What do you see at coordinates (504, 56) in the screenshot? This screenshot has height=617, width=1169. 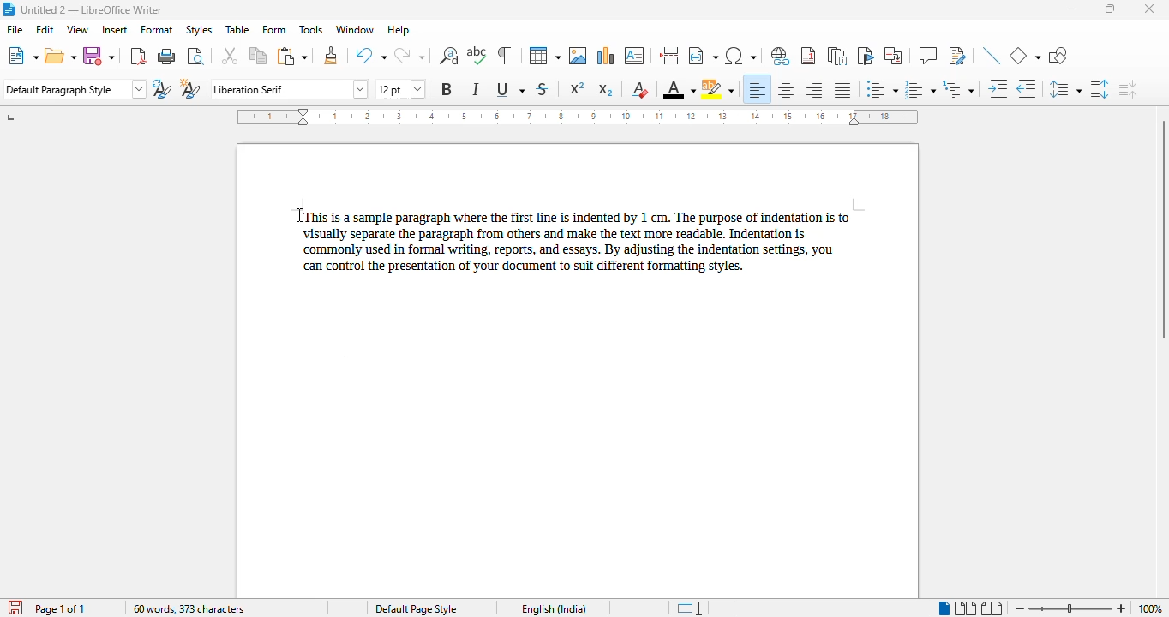 I see `toggle formatting marks` at bounding box center [504, 56].